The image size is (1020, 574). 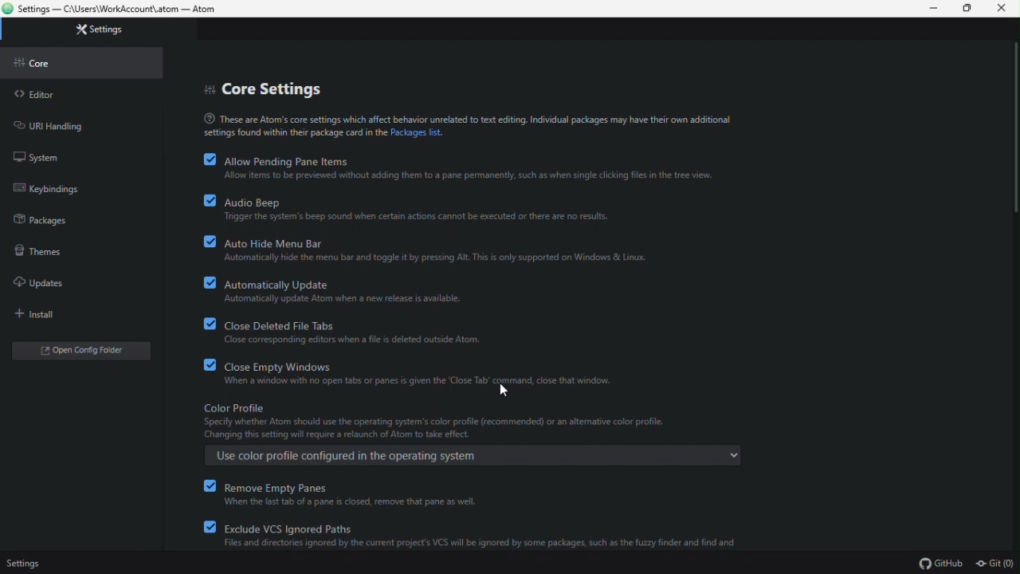 What do you see at coordinates (208, 366) in the screenshot?
I see `checkbox ` at bounding box center [208, 366].